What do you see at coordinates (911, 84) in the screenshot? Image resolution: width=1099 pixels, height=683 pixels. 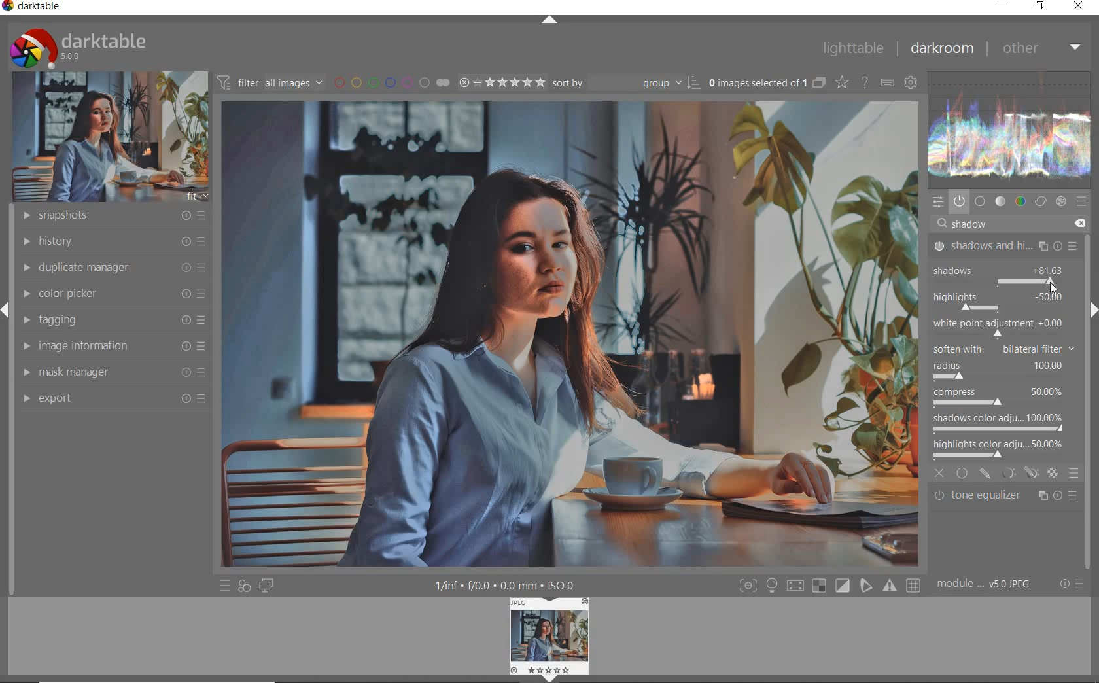 I see `show global preferences` at bounding box center [911, 84].